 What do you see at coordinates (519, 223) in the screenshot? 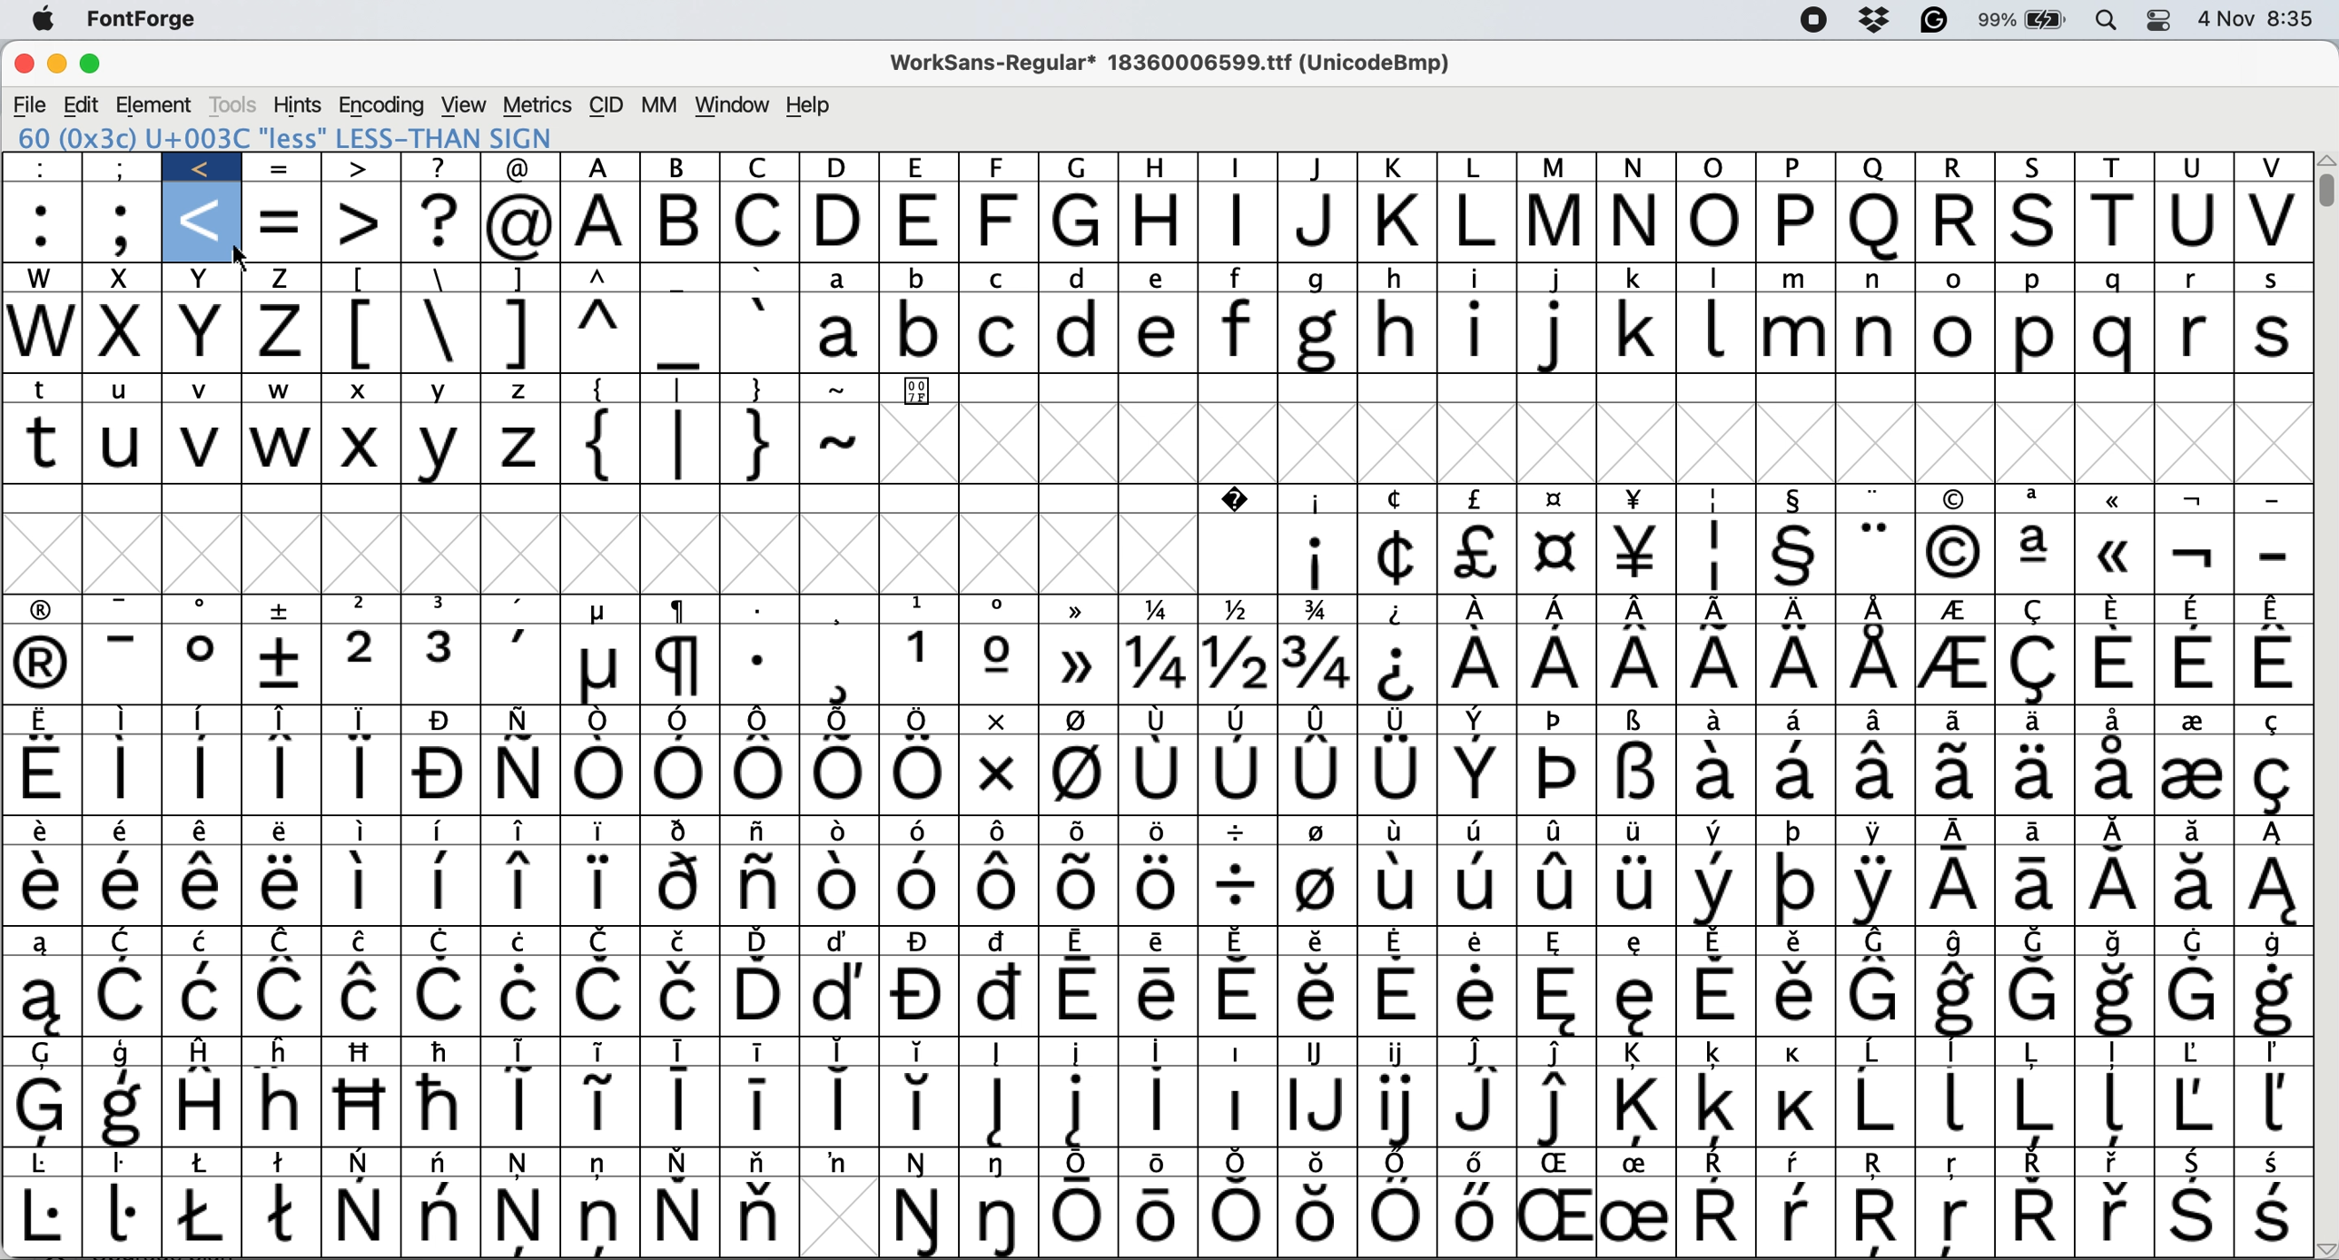
I see `@` at bounding box center [519, 223].